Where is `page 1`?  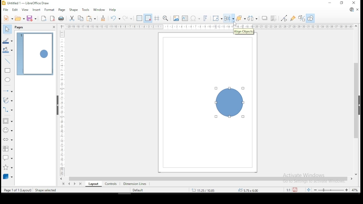
page 1 is located at coordinates (35, 54).